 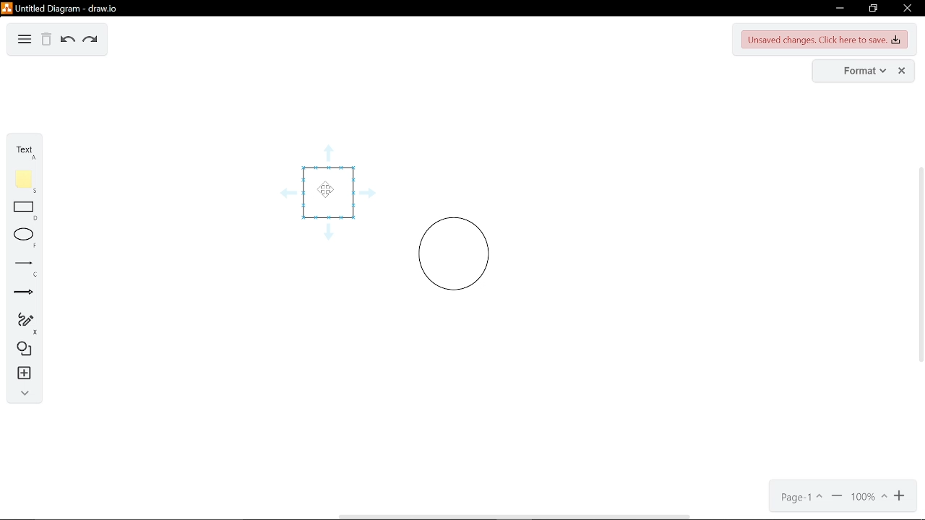 What do you see at coordinates (22, 373) in the screenshot?
I see `insert` at bounding box center [22, 373].